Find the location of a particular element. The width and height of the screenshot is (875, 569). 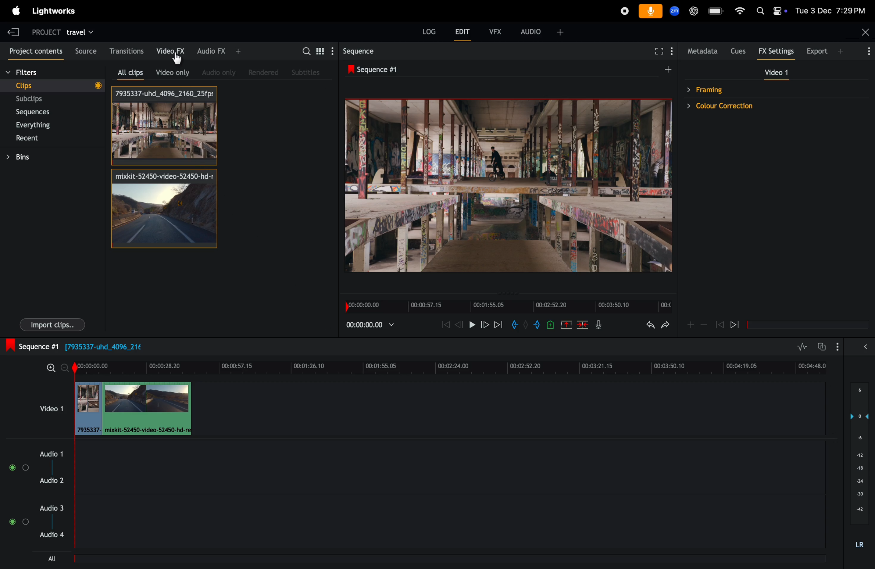

audio pitch is located at coordinates (861, 466).